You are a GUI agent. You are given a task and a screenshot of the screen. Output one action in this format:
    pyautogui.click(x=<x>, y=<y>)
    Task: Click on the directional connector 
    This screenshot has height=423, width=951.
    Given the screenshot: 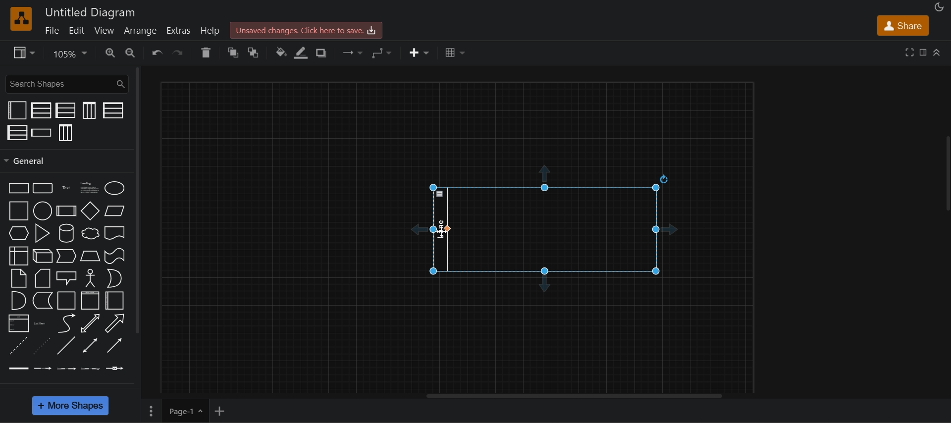 What is the action you would take?
    pyautogui.click(x=114, y=346)
    